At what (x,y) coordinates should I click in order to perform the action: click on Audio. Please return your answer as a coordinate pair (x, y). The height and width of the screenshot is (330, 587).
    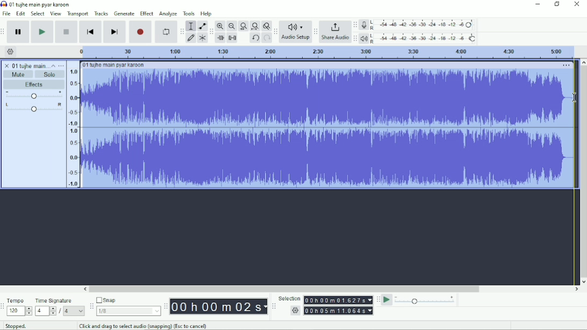
    Looking at the image, I should click on (329, 128).